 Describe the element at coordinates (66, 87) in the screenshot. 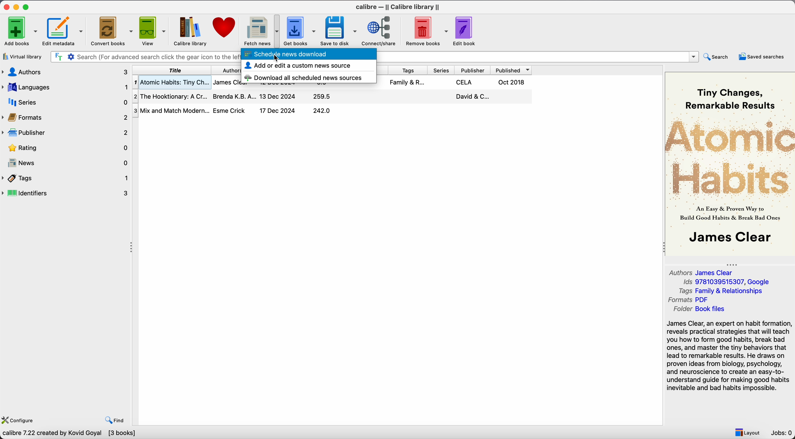

I see `languages` at that location.